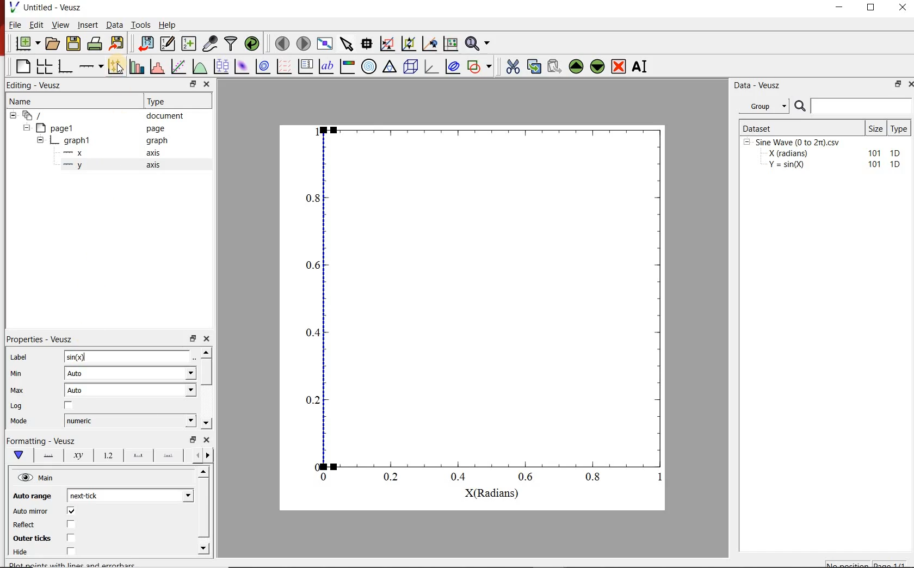 The width and height of the screenshot is (914, 568). I want to click on plot 2d dataset as image, so click(242, 66).